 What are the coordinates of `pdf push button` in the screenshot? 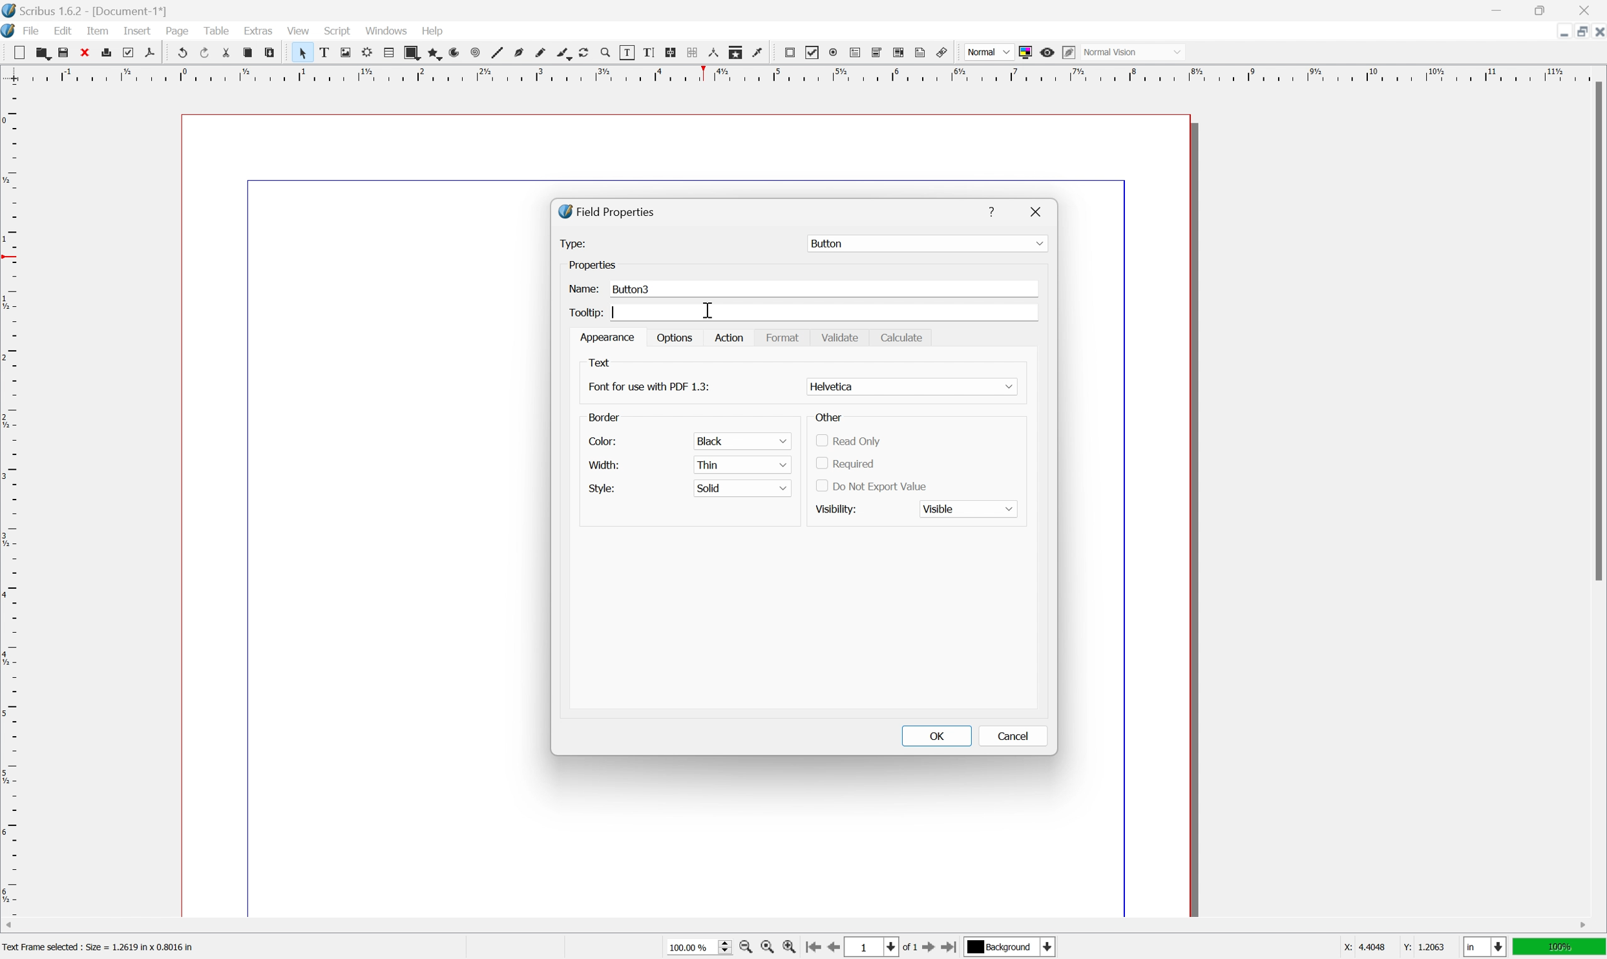 It's located at (790, 52).